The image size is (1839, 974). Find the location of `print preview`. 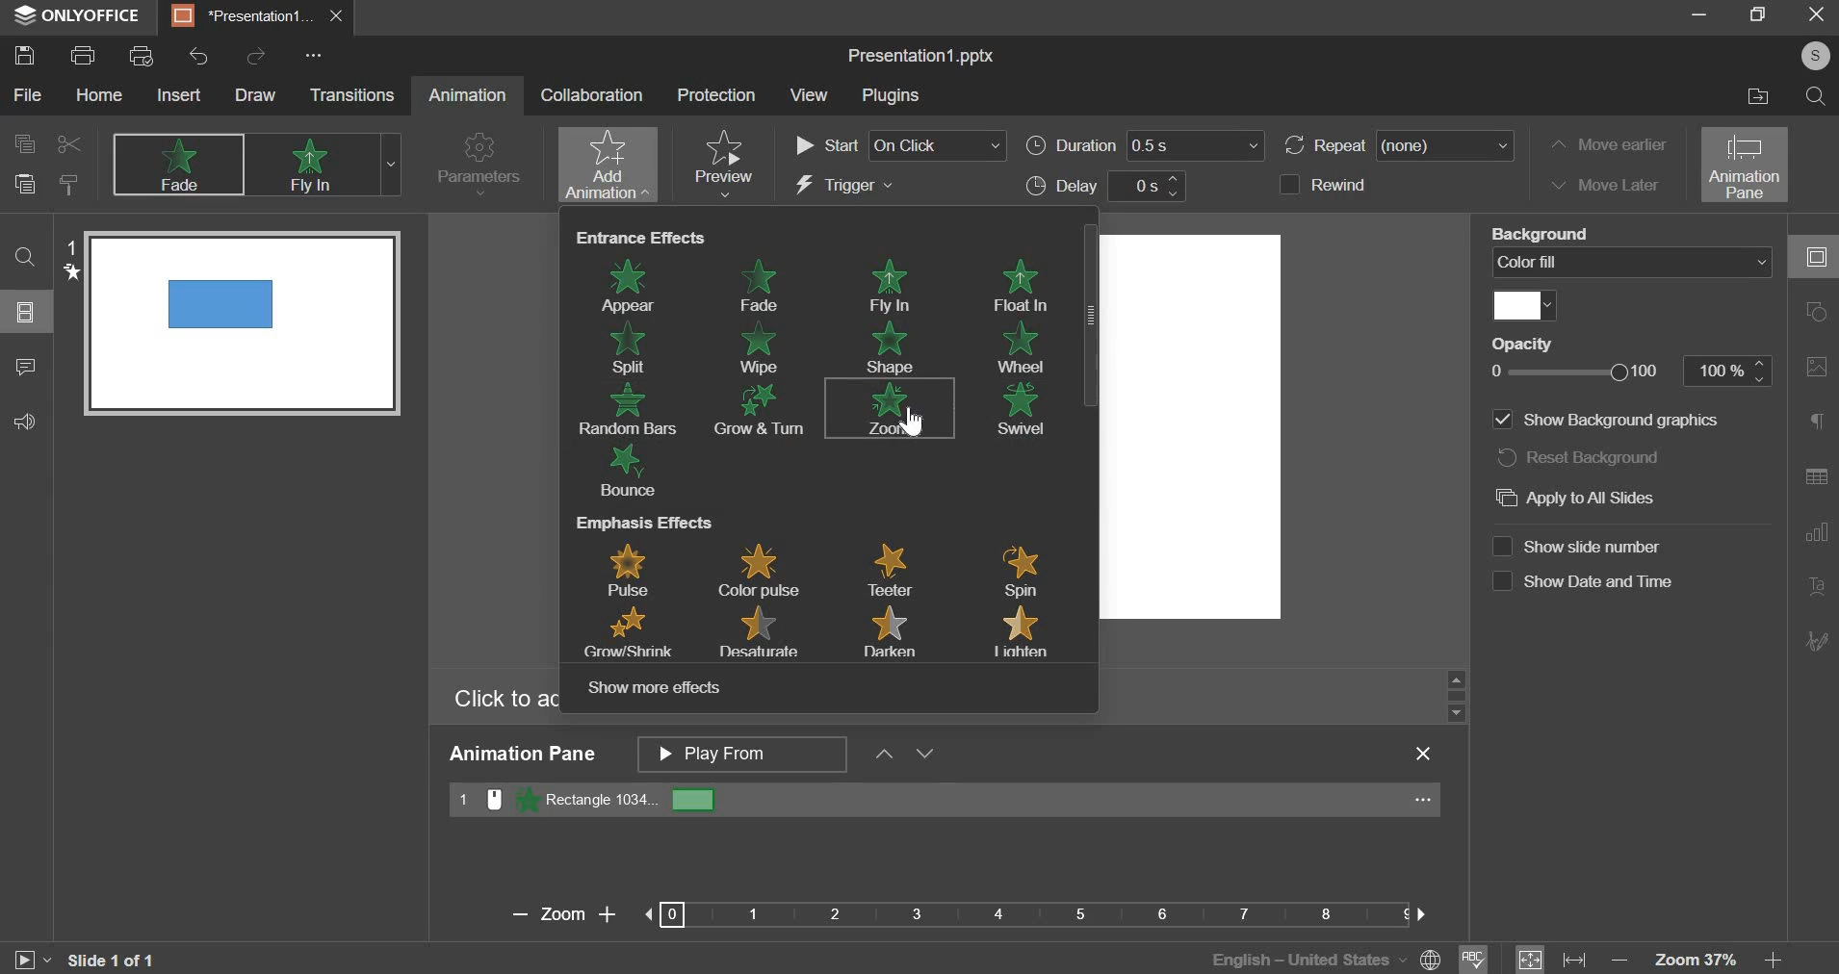

print preview is located at coordinates (142, 56).